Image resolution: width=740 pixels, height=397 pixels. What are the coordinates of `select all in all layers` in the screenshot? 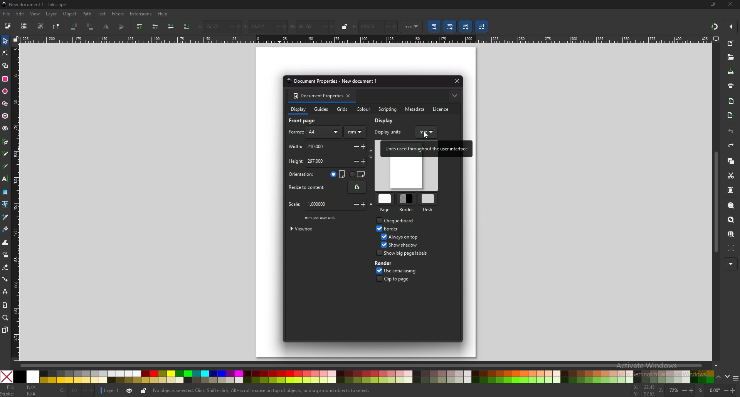 It's located at (24, 27).